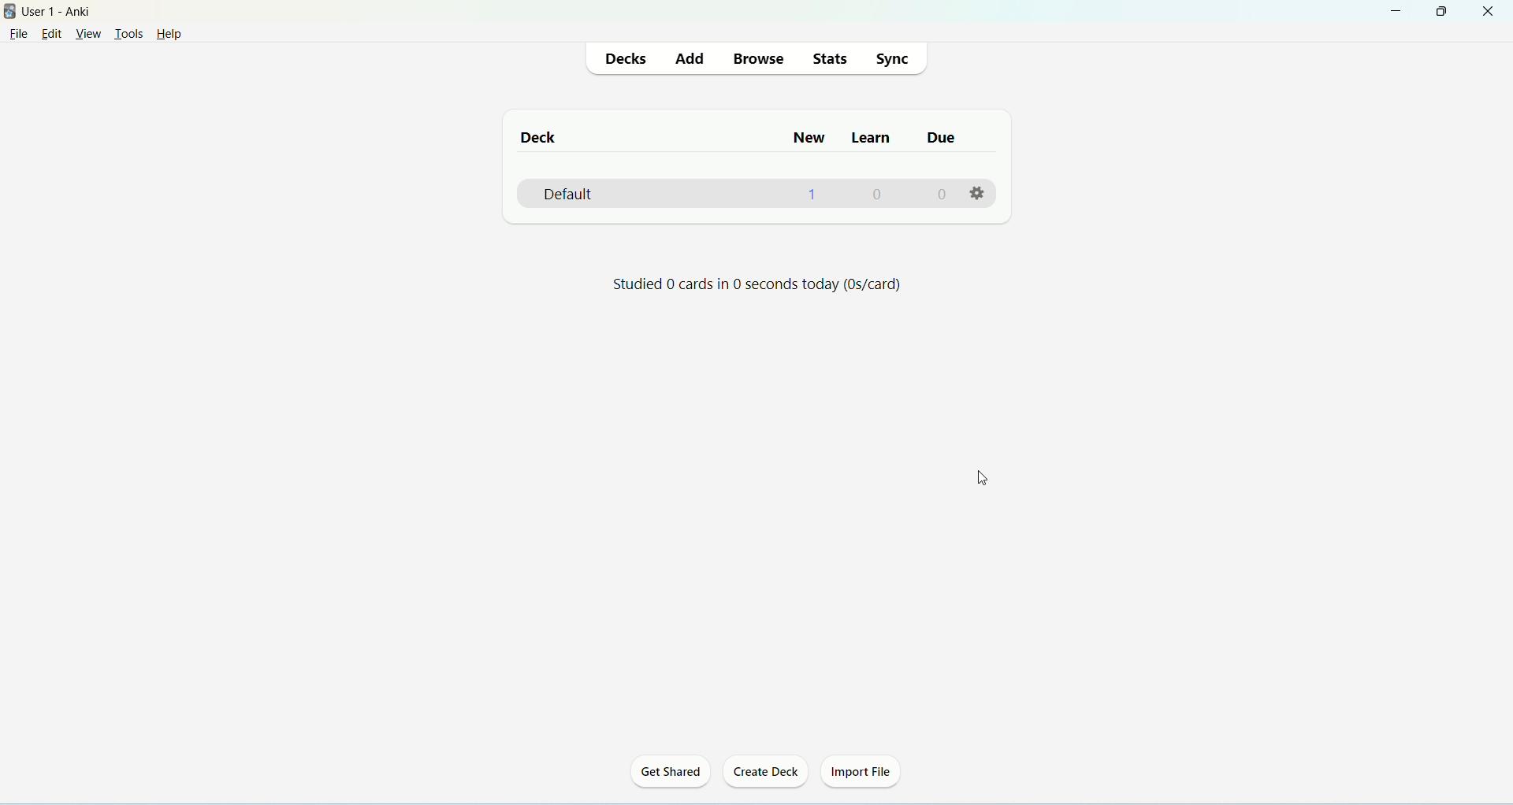  Describe the element at coordinates (630, 59) in the screenshot. I see `decks` at that location.